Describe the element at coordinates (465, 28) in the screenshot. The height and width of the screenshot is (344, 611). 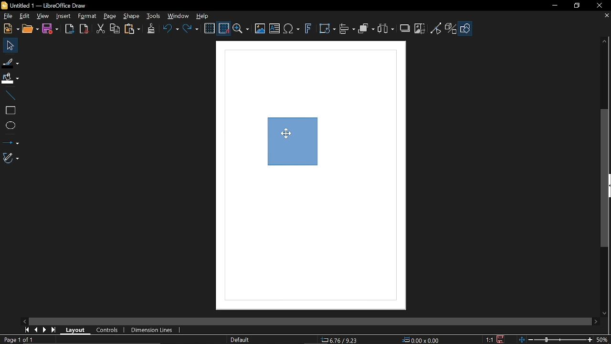
I see `Shapes` at that location.